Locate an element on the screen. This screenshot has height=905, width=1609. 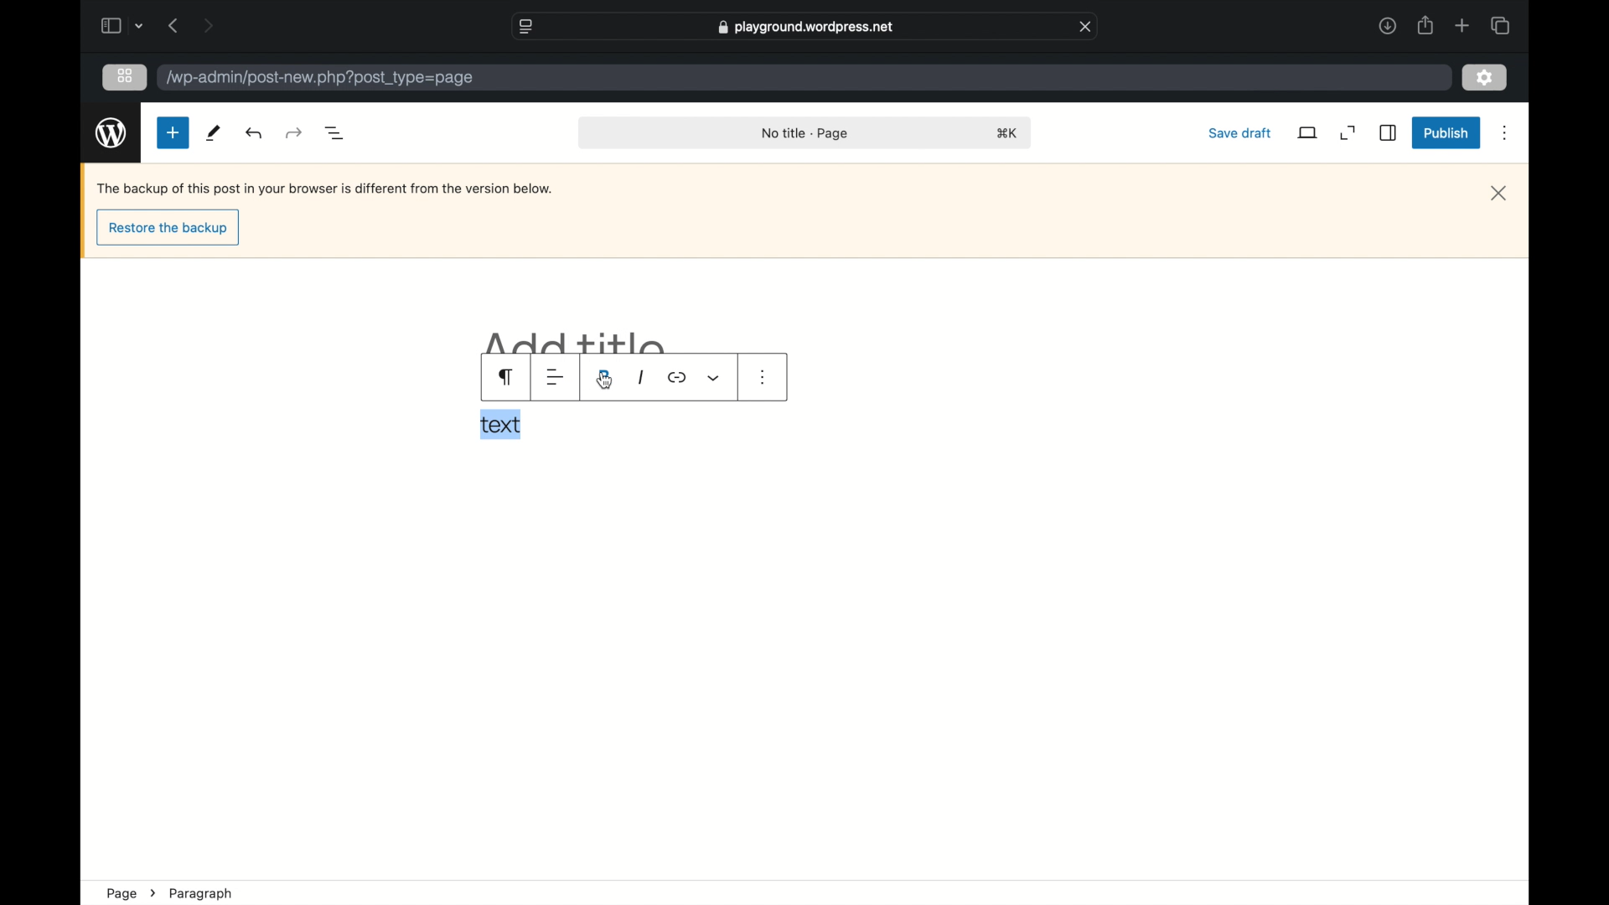
redo is located at coordinates (255, 132).